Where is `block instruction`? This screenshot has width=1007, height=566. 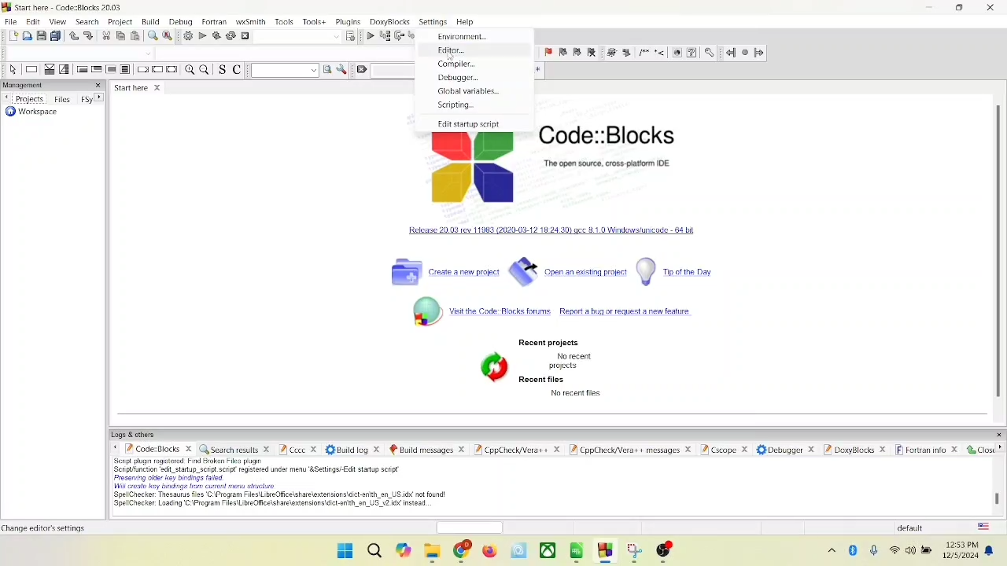 block instruction is located at coordinates (124, 69).